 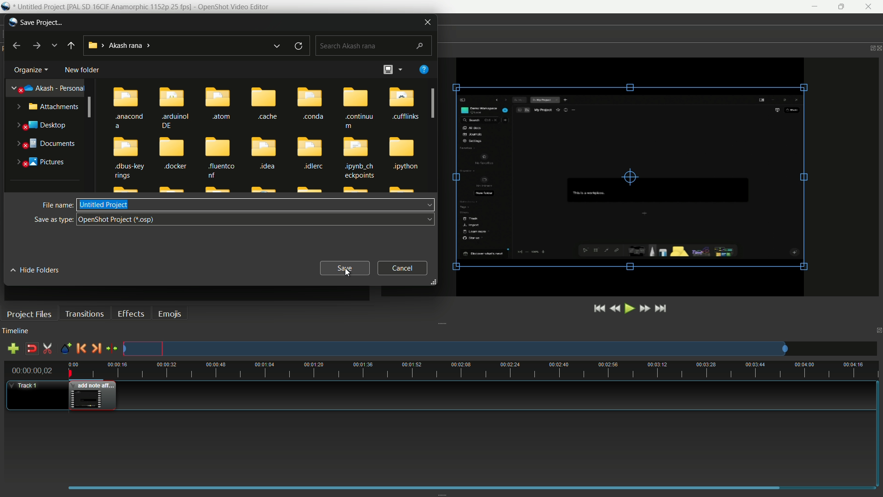 What do you see at coordinates (104, 204) in the screenshot?
I see `untitled project` at bounding box center [104, 204].